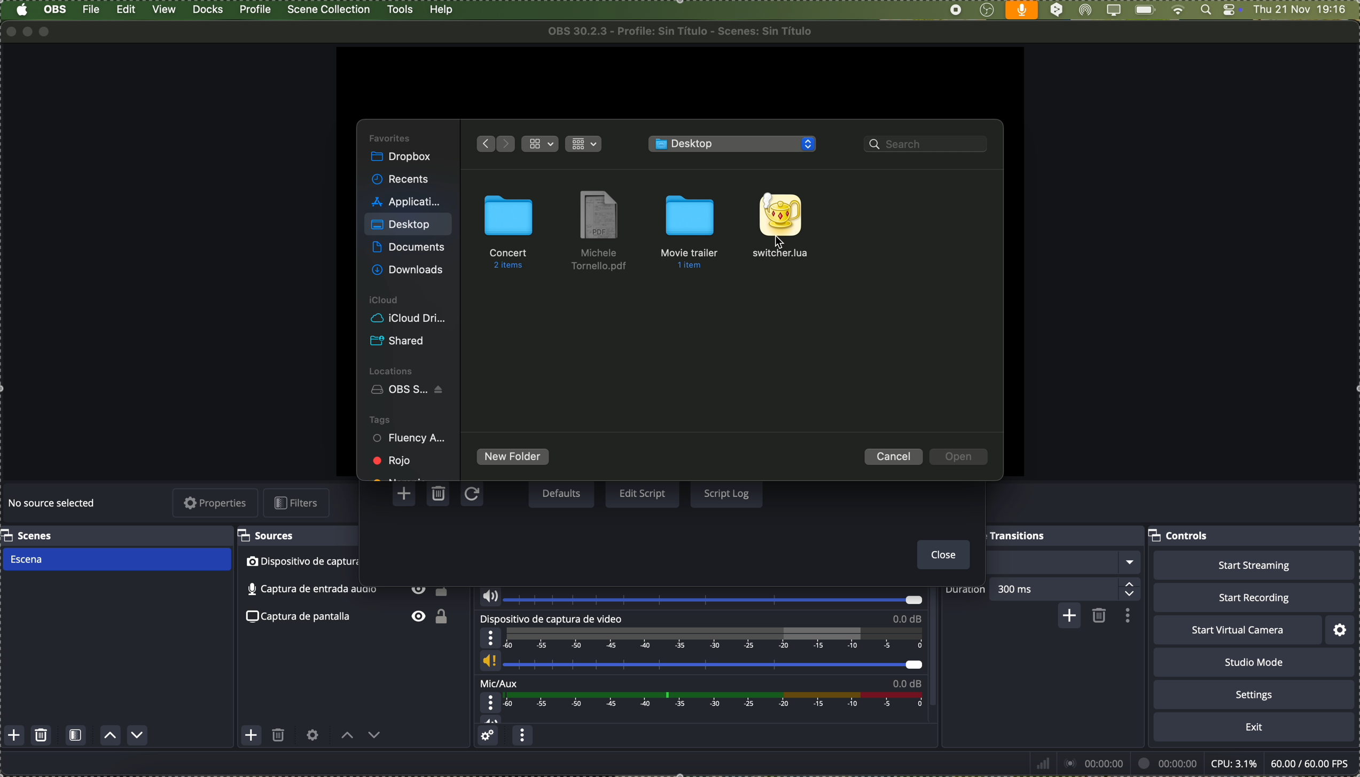 Image resolution: width=1360 pixels, height=777 pixels. I want to click on open scene filters, so click(76, 736).